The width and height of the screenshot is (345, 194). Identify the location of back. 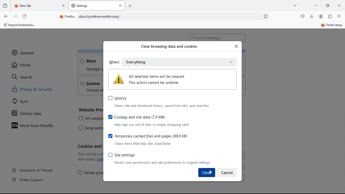
(6, 16).